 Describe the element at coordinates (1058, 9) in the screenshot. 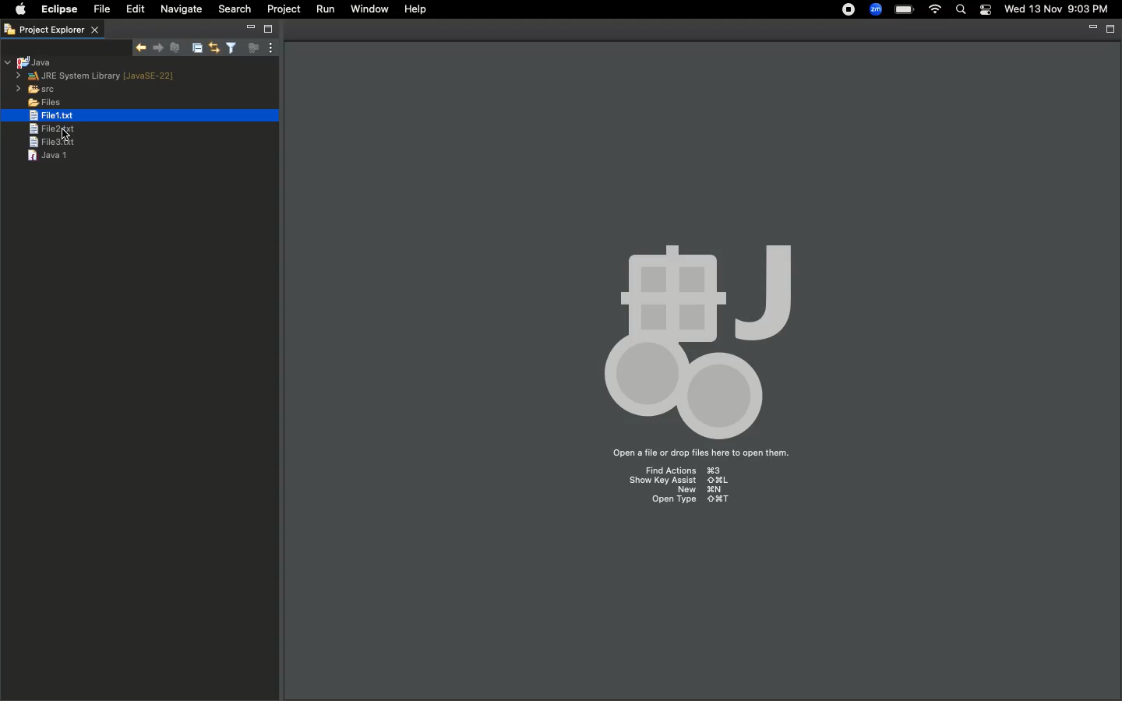

I see `Date/time` at that location.